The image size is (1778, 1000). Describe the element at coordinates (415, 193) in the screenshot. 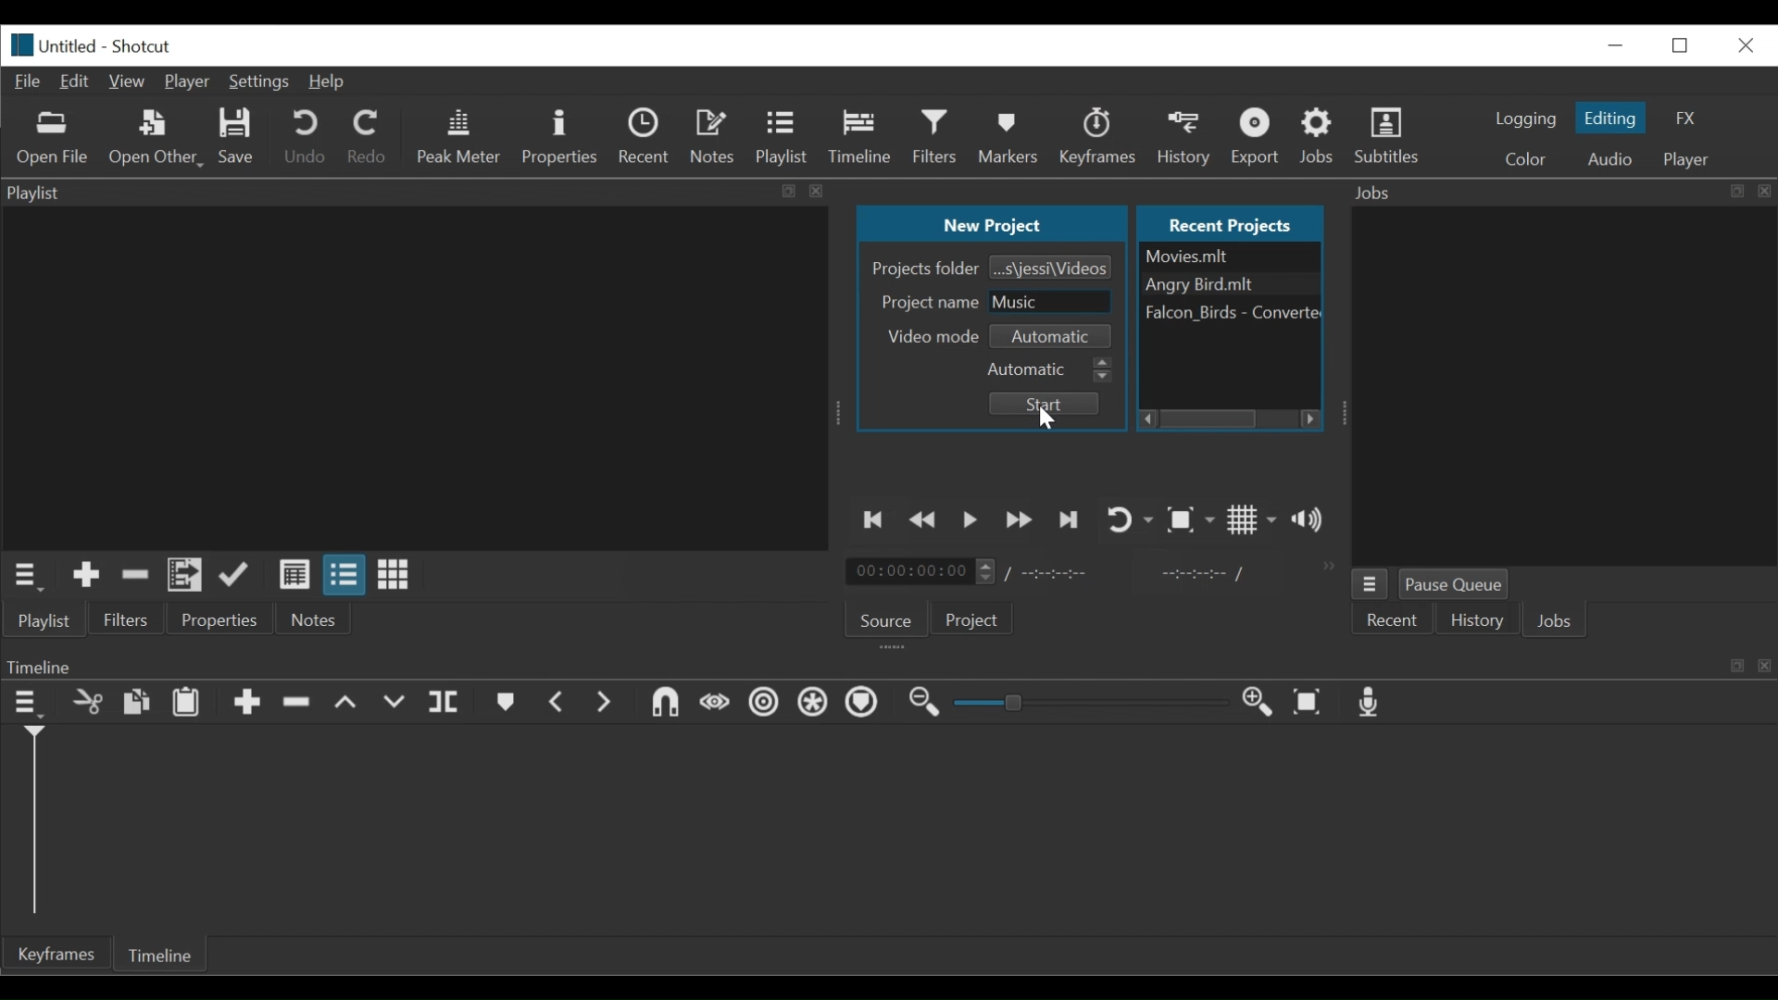

I see `Playlist Panel` at that location.